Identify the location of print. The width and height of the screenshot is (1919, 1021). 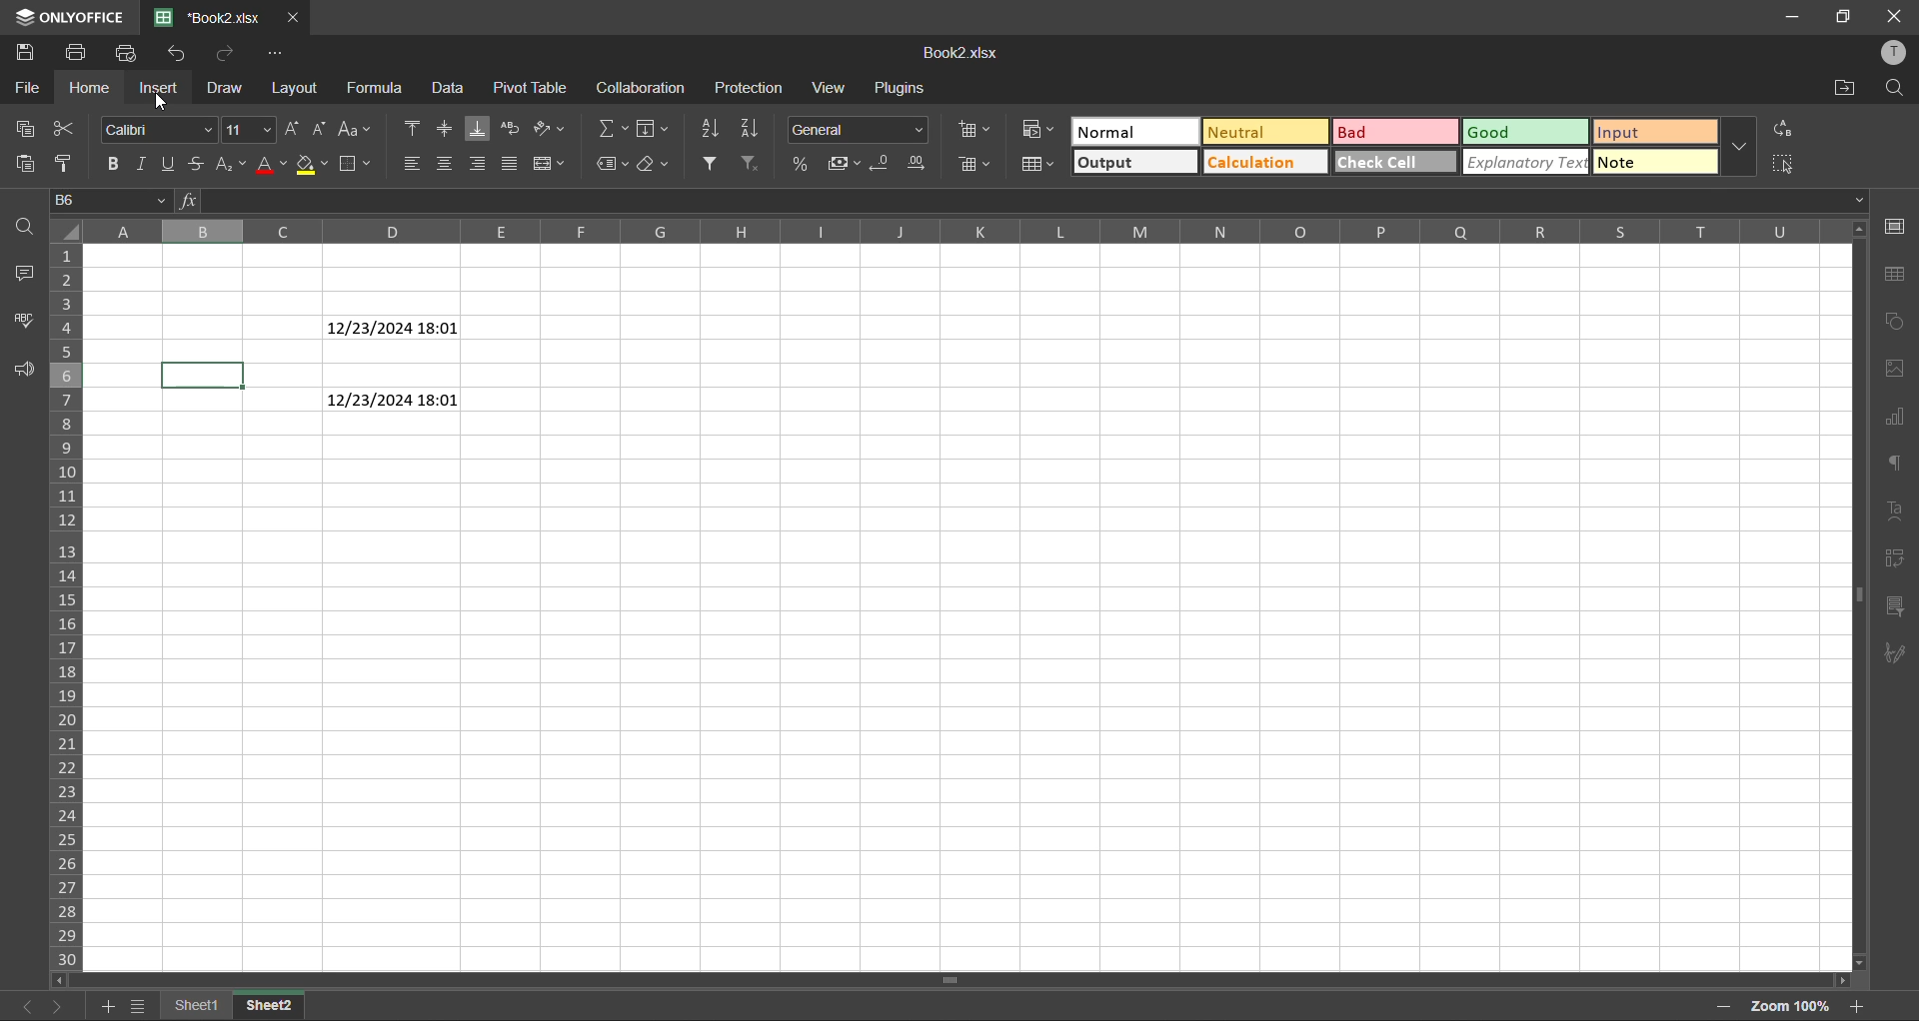
(76, 56).